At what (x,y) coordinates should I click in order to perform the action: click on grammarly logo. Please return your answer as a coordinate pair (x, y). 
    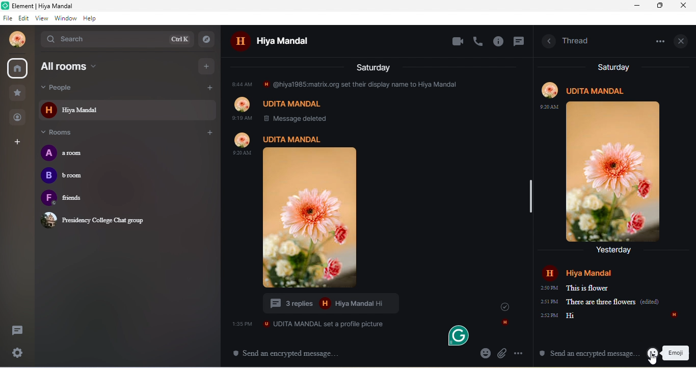
    Looking at the image, I should click on (456, 336).